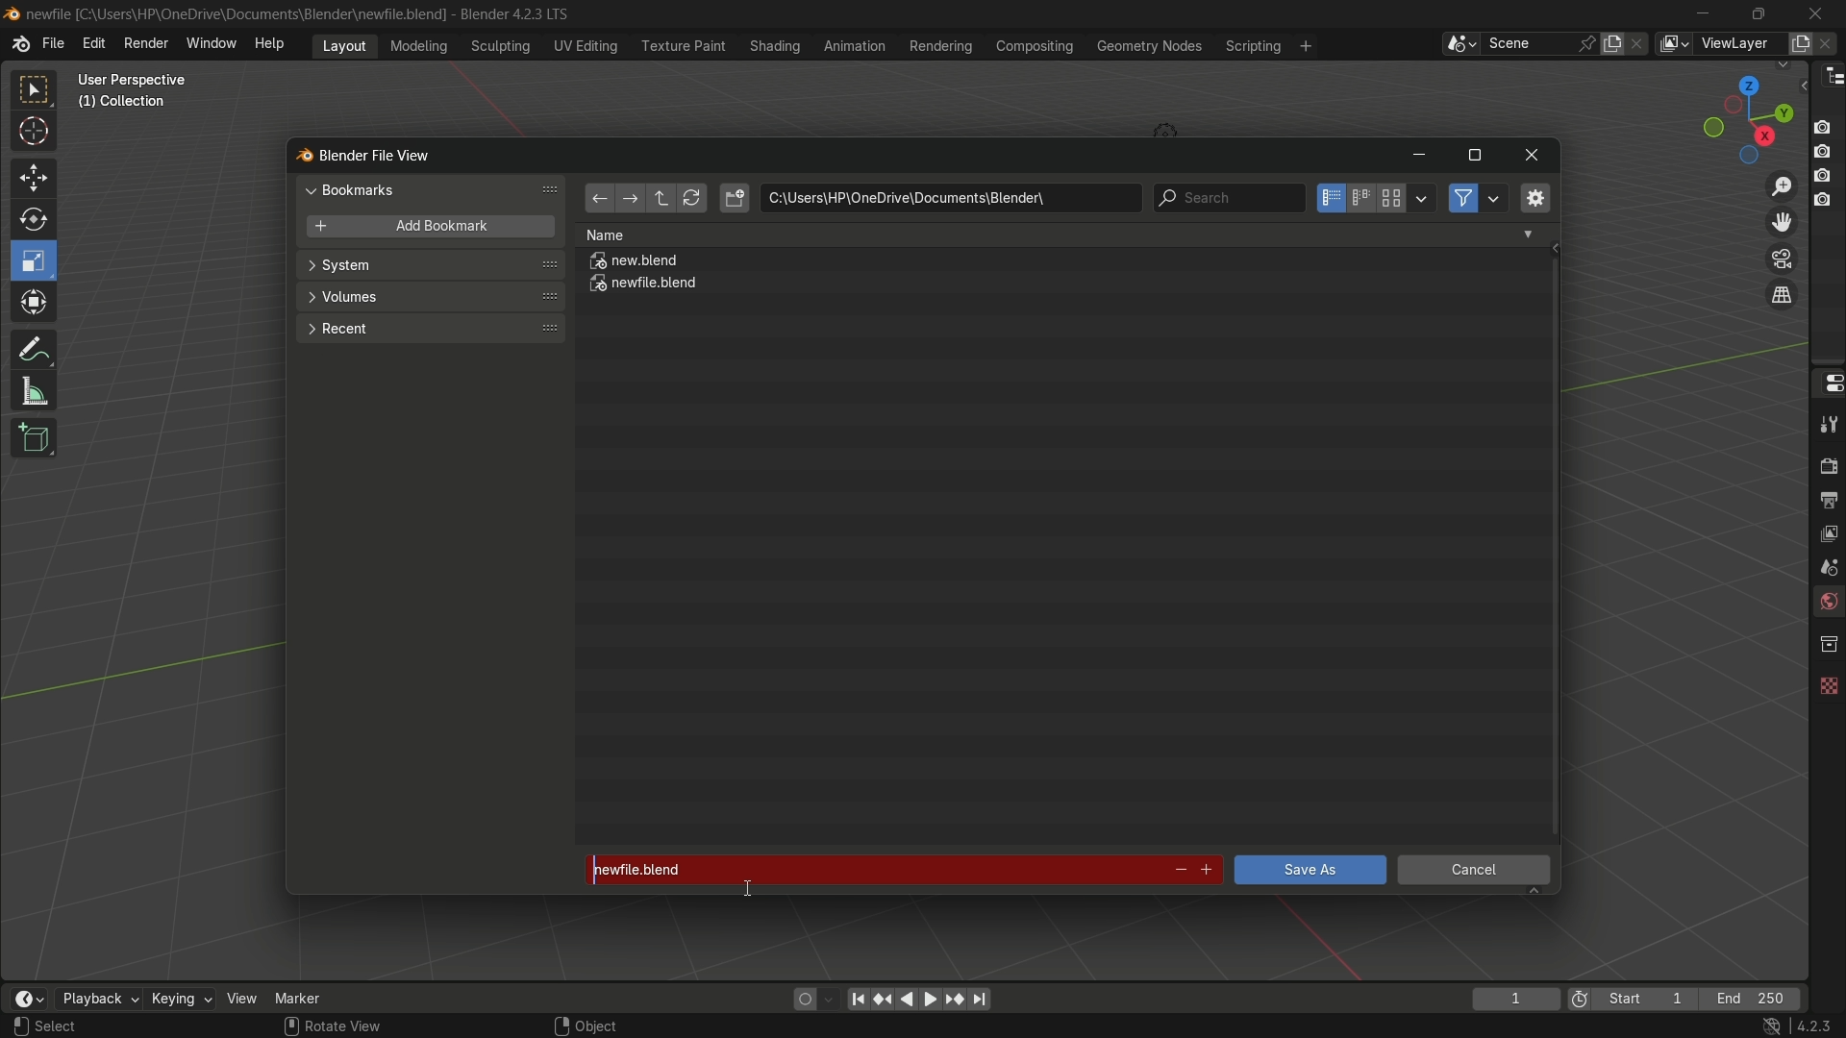 The height and width of the screenshot is (1038, 1846). I want to click on select box, so click(36, 90).